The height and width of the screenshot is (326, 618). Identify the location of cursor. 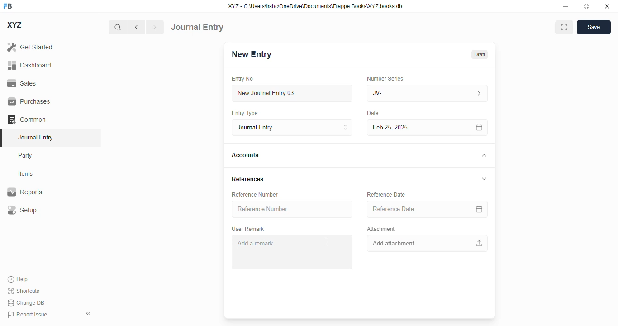
(327, 241).